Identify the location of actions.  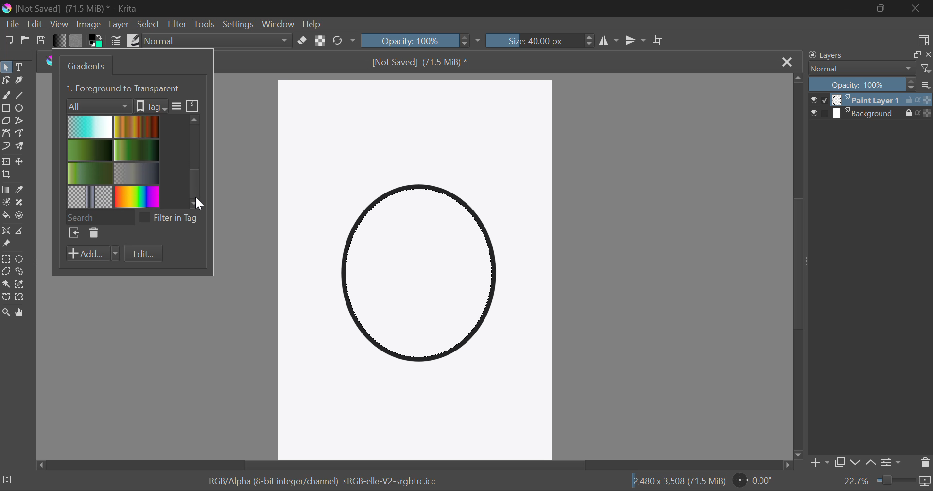
(918, 100).